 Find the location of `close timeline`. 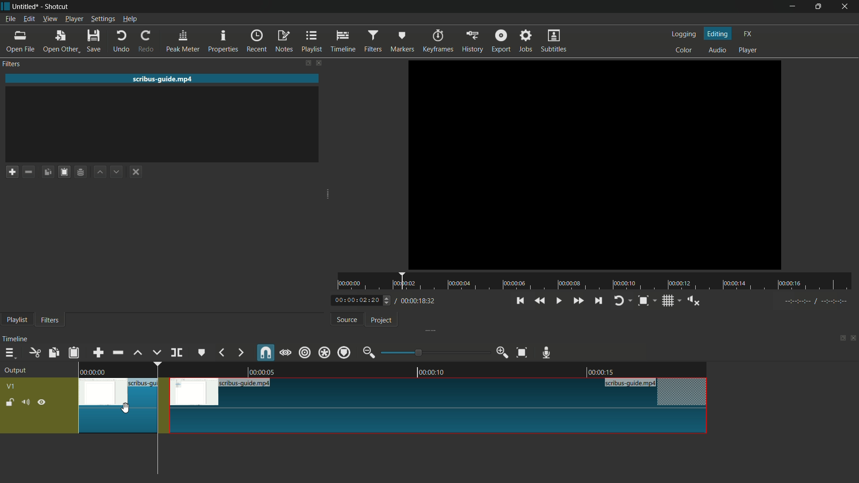

close timeline is located at coordinates (854, 339).